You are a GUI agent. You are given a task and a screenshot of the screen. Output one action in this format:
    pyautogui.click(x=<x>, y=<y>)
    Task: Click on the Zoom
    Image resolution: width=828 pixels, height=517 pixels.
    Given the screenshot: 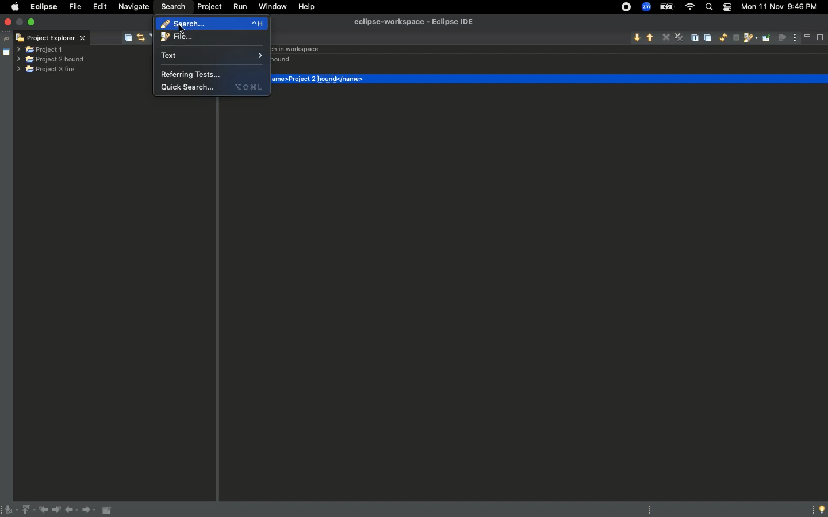 What is the action you would take?
    pyautogui.click(x=646, y=8)
    